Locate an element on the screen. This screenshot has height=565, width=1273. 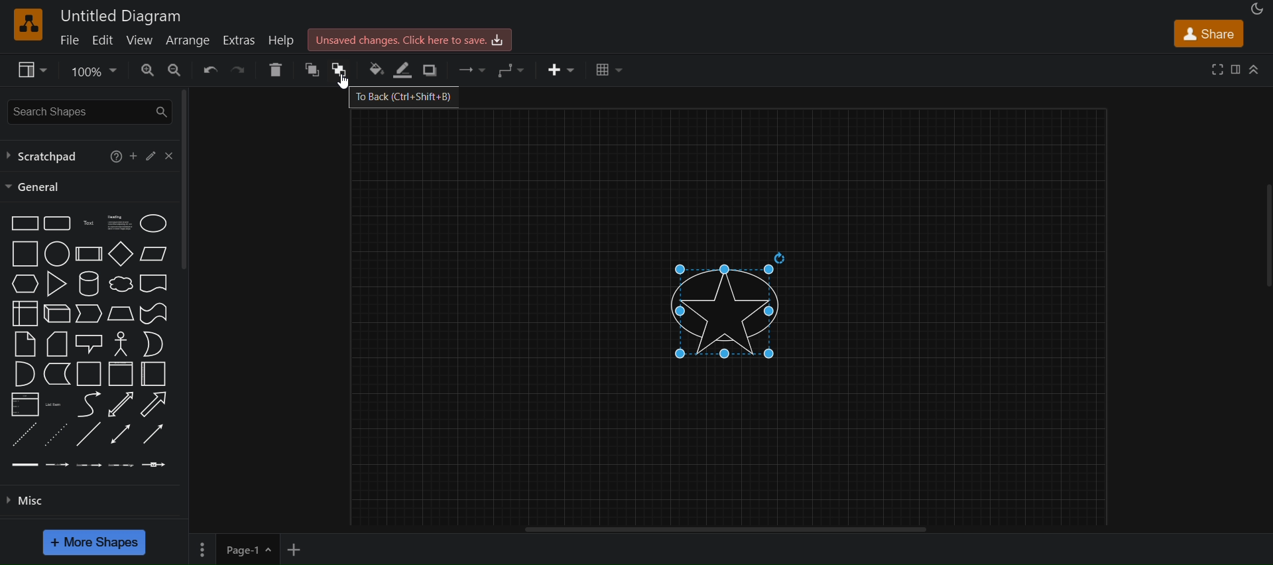
arrange is located at coordinates (187, 40).